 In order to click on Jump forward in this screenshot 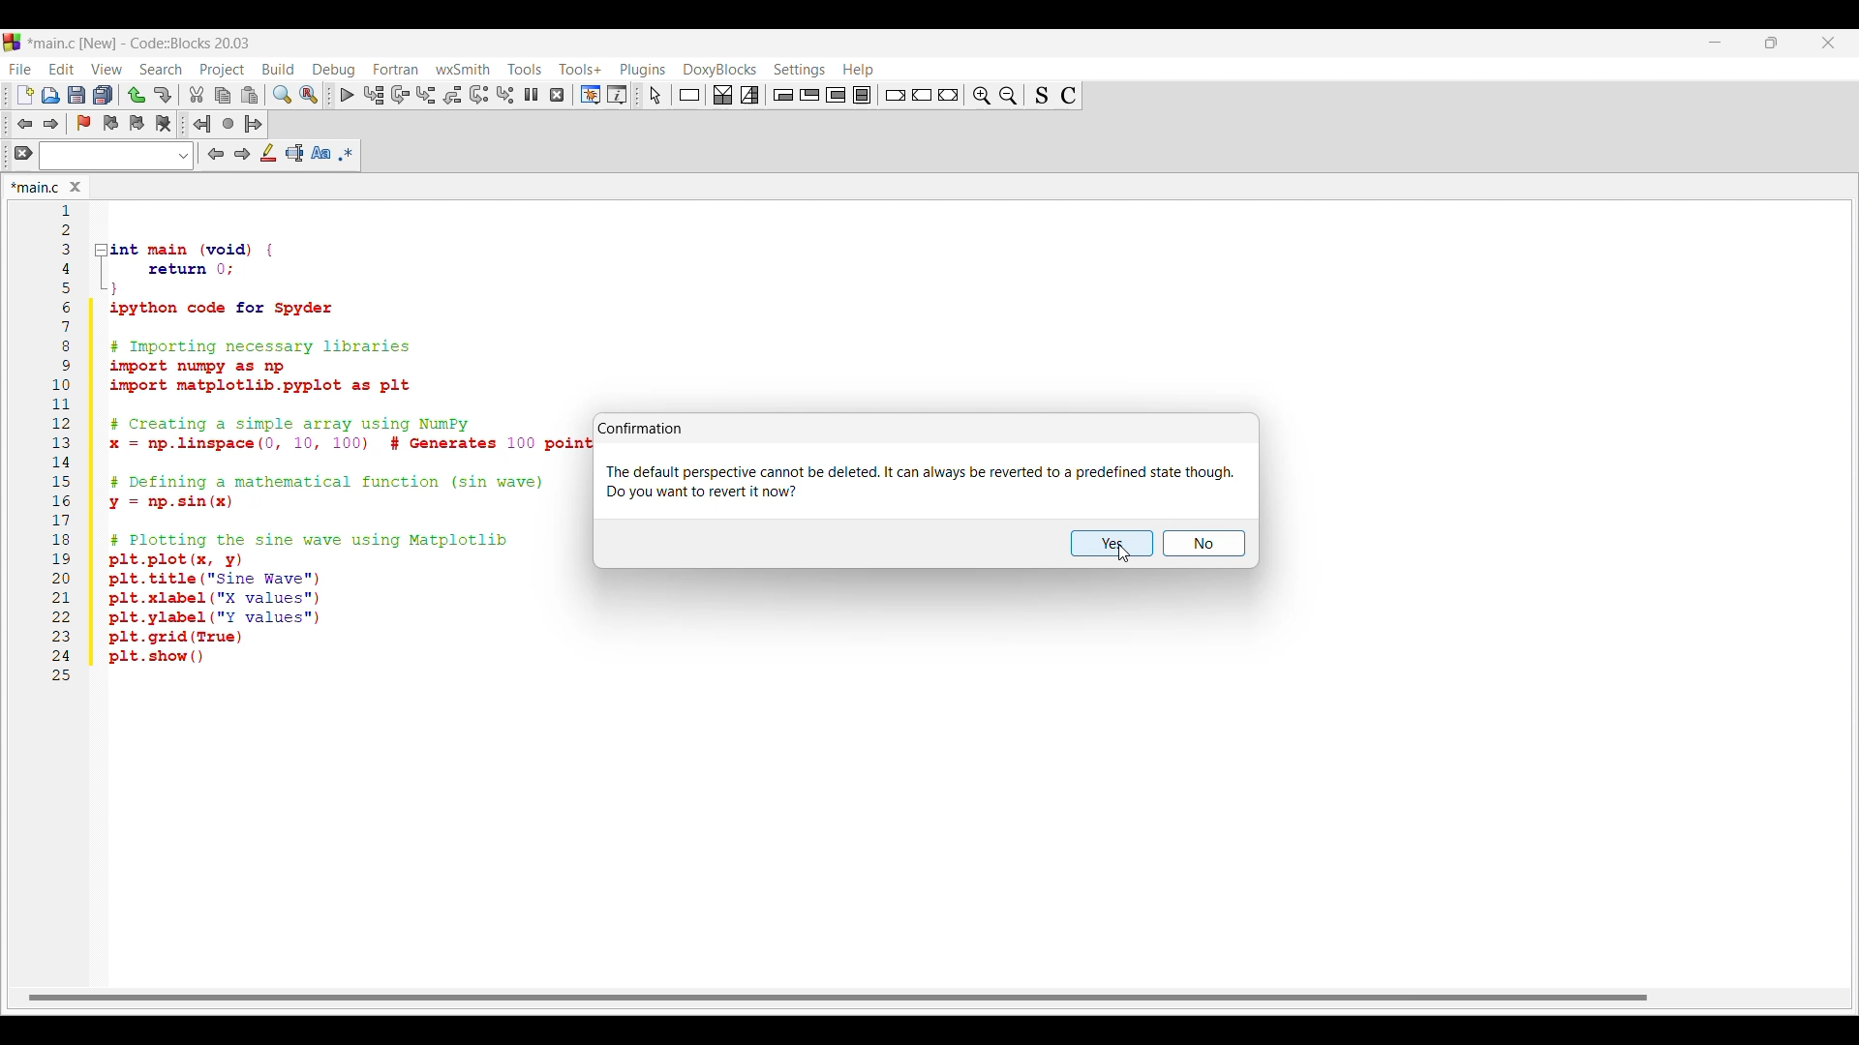, I will do `click(254, 124)`.